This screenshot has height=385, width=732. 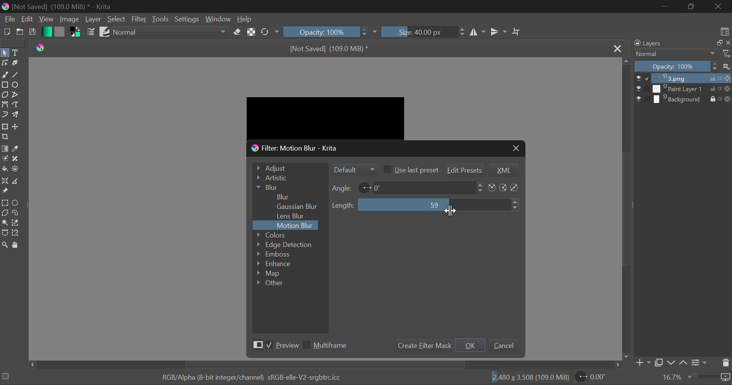 What do you see at coordinates (718, 7) in the screenshot?
I see `Close` at bounding box center [718, 7].